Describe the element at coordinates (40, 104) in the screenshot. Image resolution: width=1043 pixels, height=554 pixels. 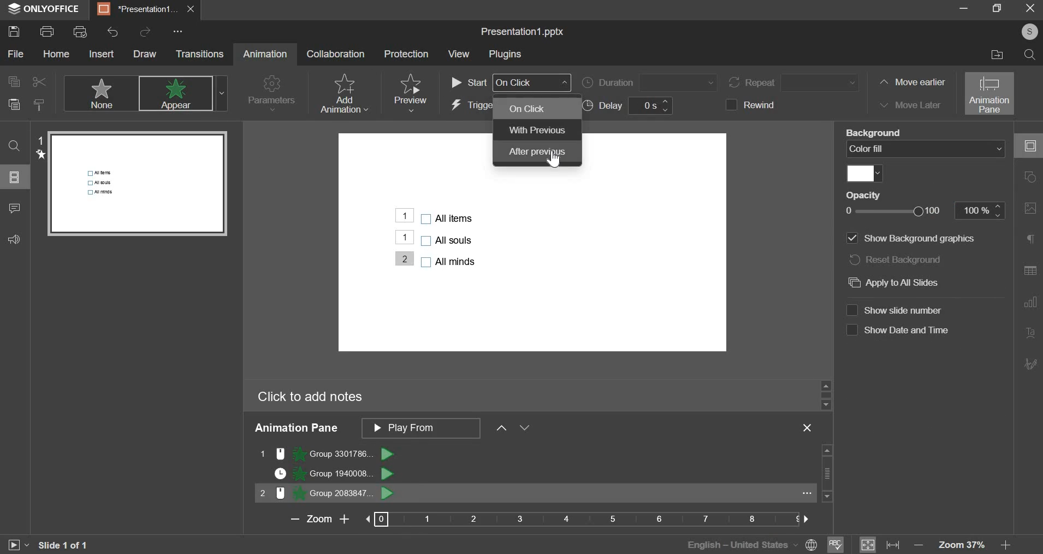
I see `copy style` at that location.